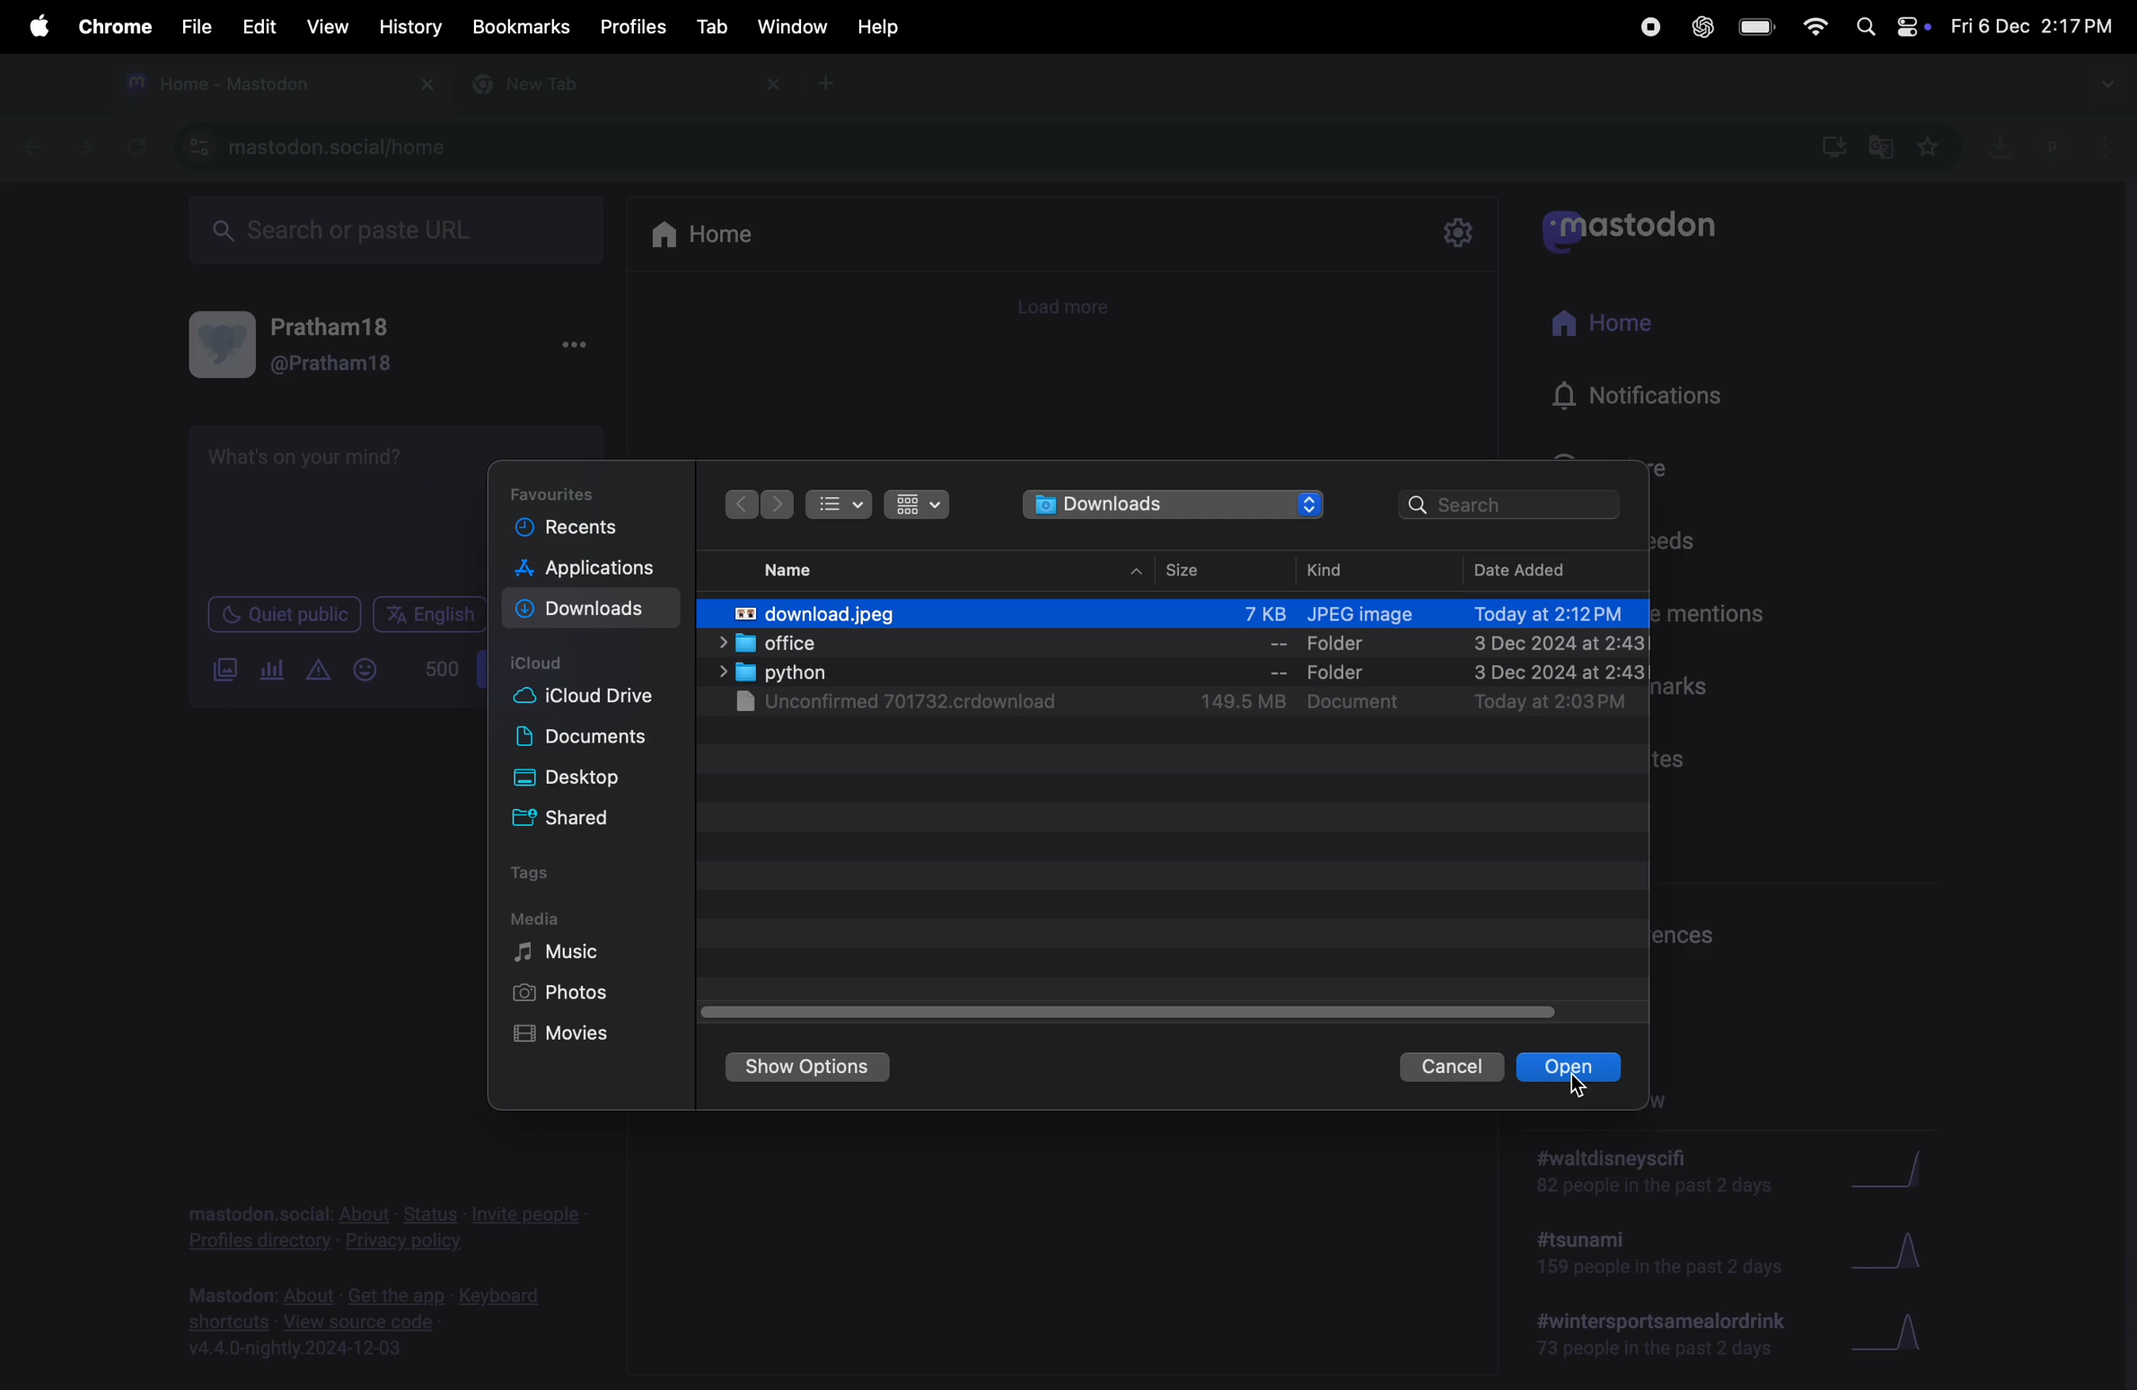 The image size is (2137, 1390). I want to click on movies, so click(566, 1034).